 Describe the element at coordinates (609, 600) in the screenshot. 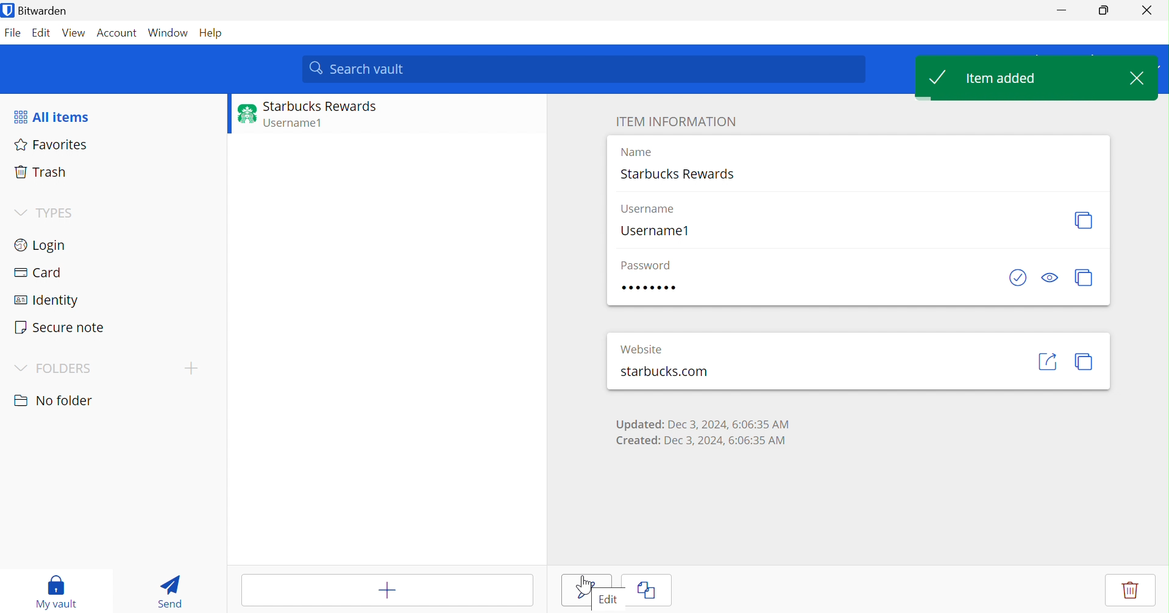

I see `Edit` at that location.